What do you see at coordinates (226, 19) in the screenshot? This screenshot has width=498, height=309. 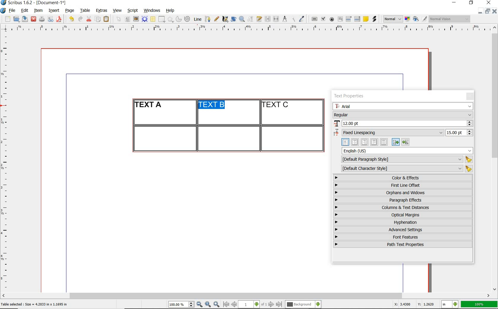 I see `calligraphic line` at bounding box center [226, 19].